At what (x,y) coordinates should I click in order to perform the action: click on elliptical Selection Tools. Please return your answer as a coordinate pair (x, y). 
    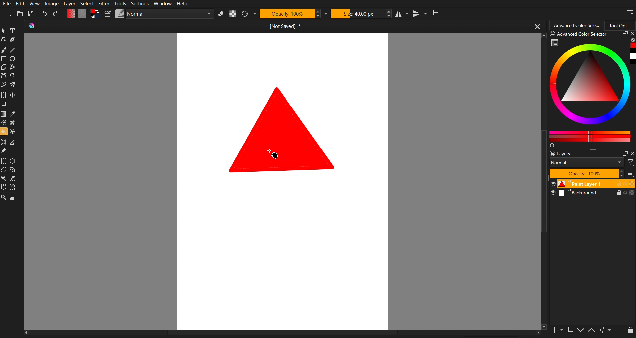
    Looking at the image, I should click on (14, 160).